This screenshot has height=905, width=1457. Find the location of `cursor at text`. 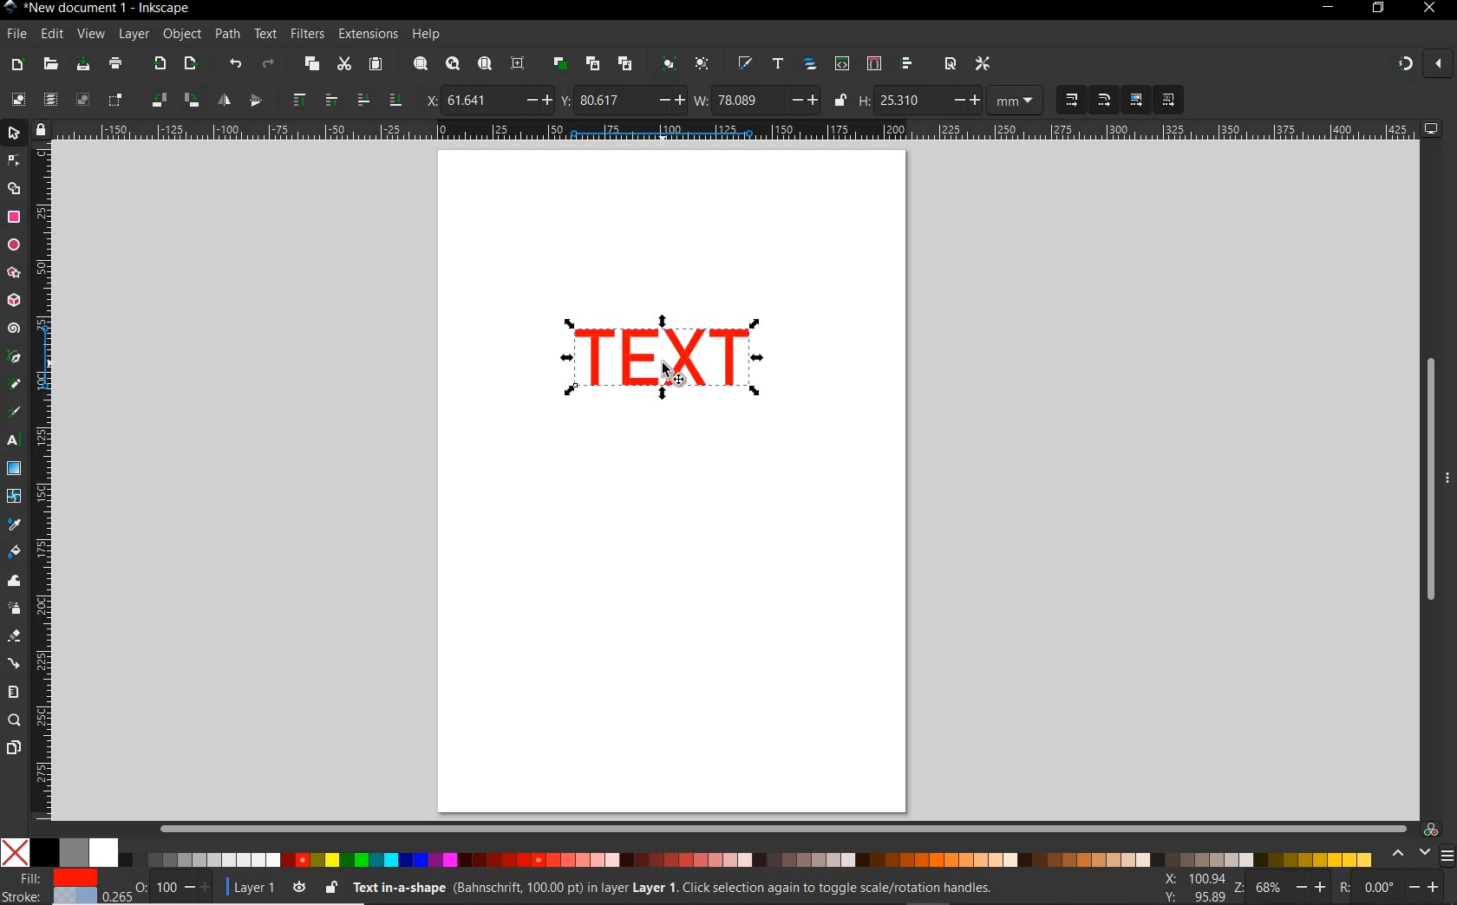

cursor at text is located at coordinates (675, 374).